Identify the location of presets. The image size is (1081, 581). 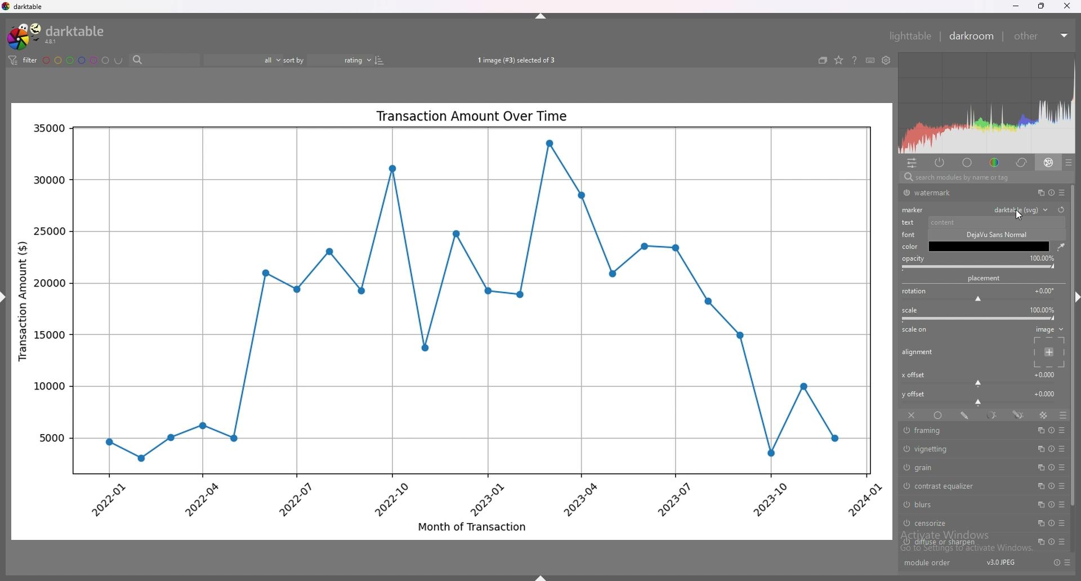
(1060, 542).